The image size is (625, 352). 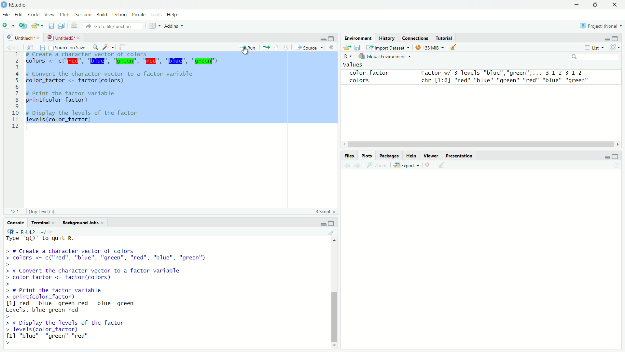 What do you see at coordinates (80, 37) in the screenshot?
I see `close` at bounding box center [80, 37].